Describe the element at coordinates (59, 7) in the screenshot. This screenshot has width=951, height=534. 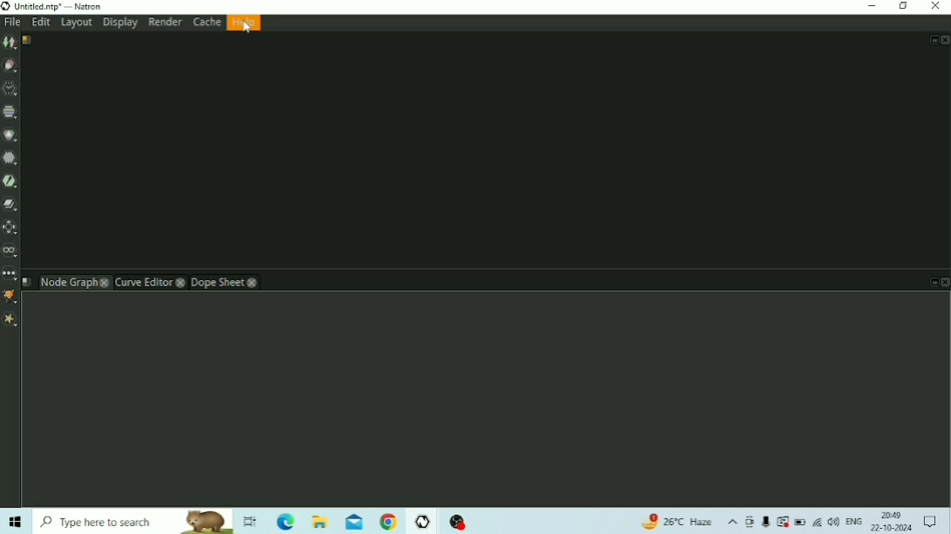
I see `Title` at that location.